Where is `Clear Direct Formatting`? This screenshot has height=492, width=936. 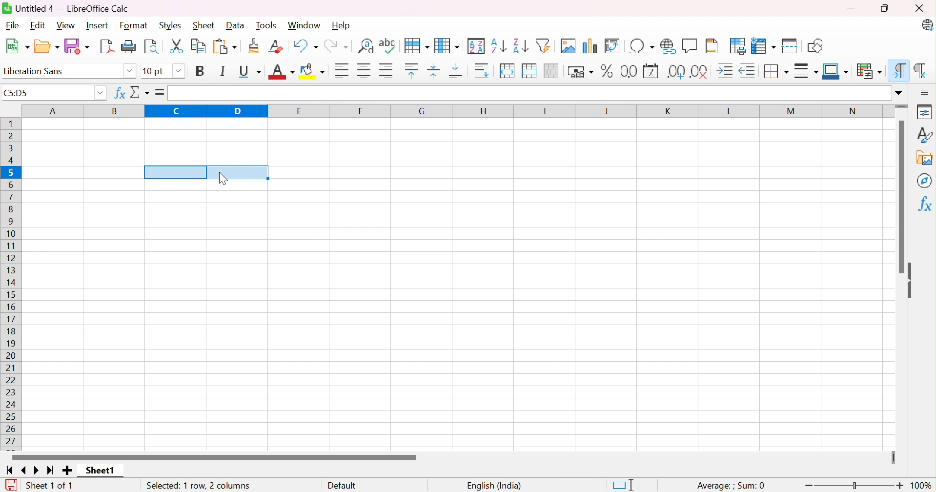 Clear Direct Formatting is located at coordinates (277, 46).